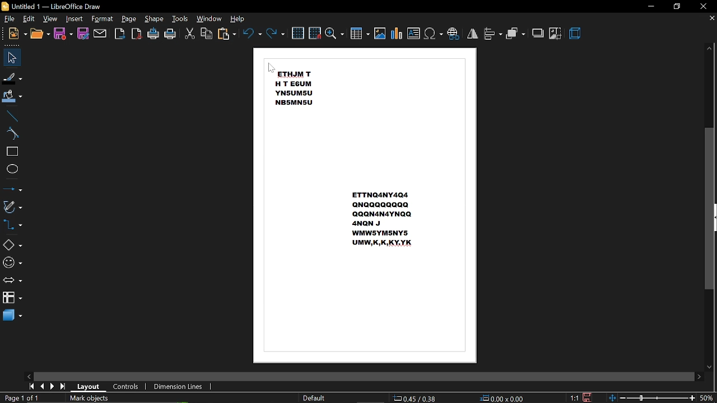 Image resolution: width=717 pixels, height=403 pixels. What do you see at coordinates (226, 34) in the screenshot?
I see `paste` at bounding box center [226, 34].